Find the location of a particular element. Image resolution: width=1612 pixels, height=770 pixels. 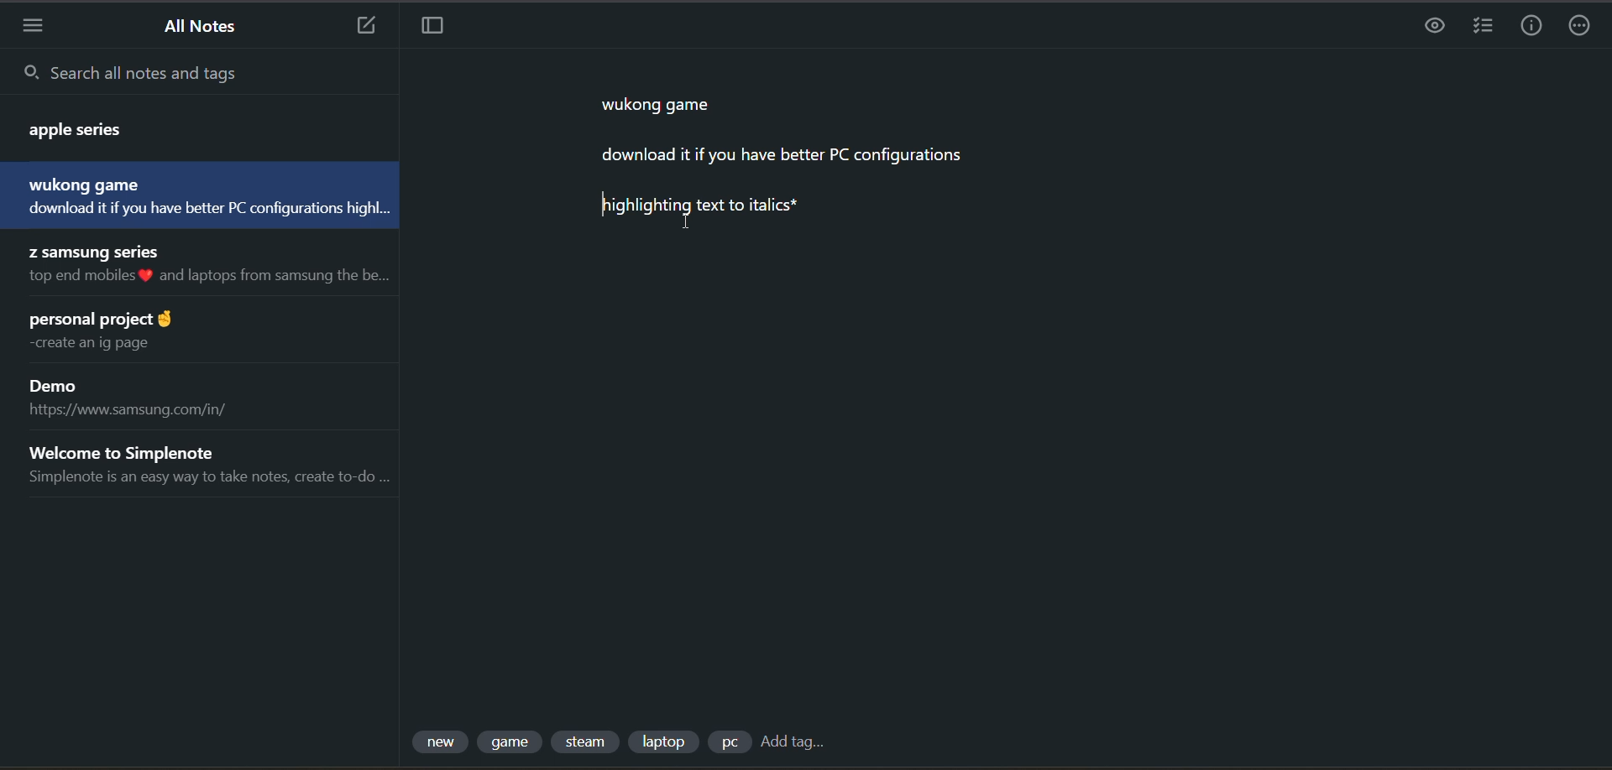

note title and preview is located at coordinates (147, 399).